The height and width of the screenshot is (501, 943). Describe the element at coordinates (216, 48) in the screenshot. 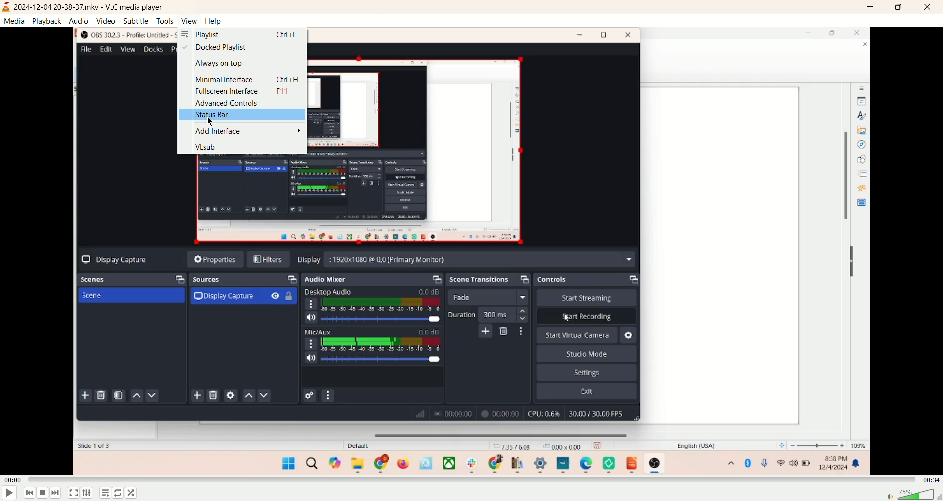

I see `docked playlist` at that location.